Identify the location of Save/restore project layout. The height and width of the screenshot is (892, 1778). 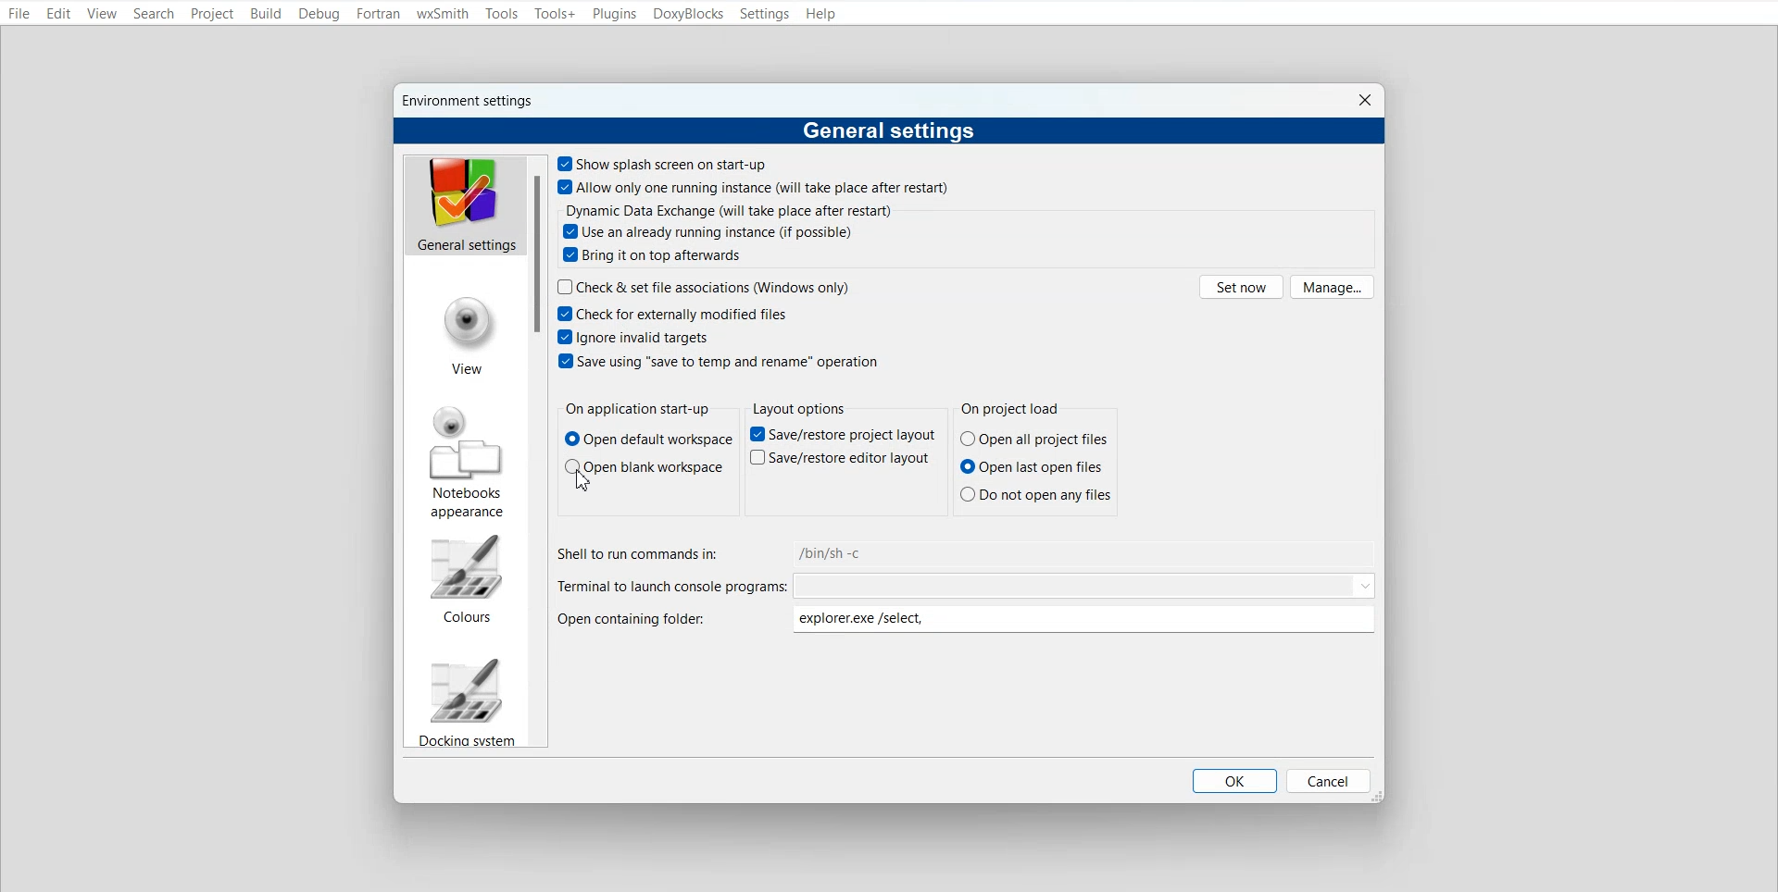
(843, 434).